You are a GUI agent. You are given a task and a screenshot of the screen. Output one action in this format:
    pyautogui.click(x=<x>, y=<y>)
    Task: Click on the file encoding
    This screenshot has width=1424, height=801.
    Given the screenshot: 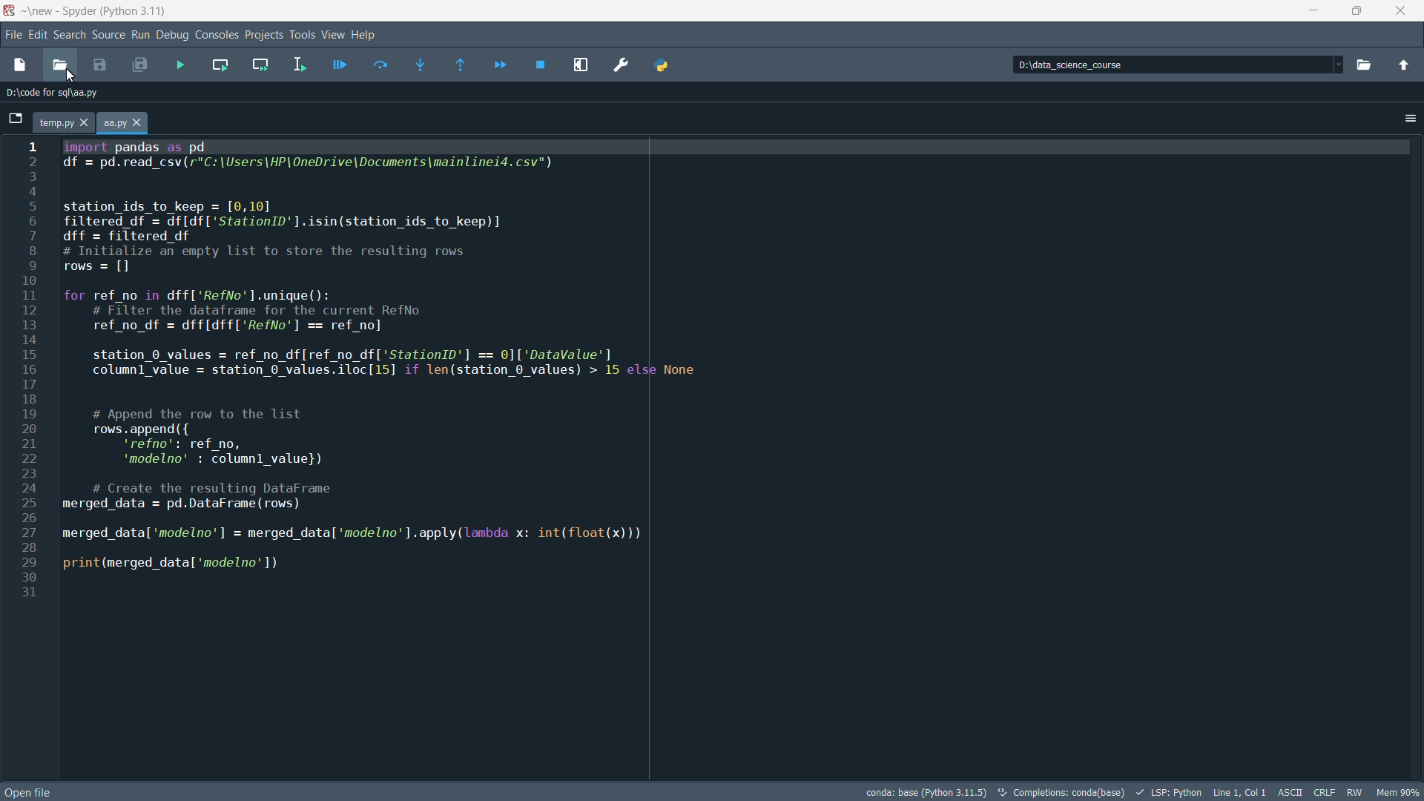 What is the action you would take?
    pyautogui.click(x=1290, y=791)
    